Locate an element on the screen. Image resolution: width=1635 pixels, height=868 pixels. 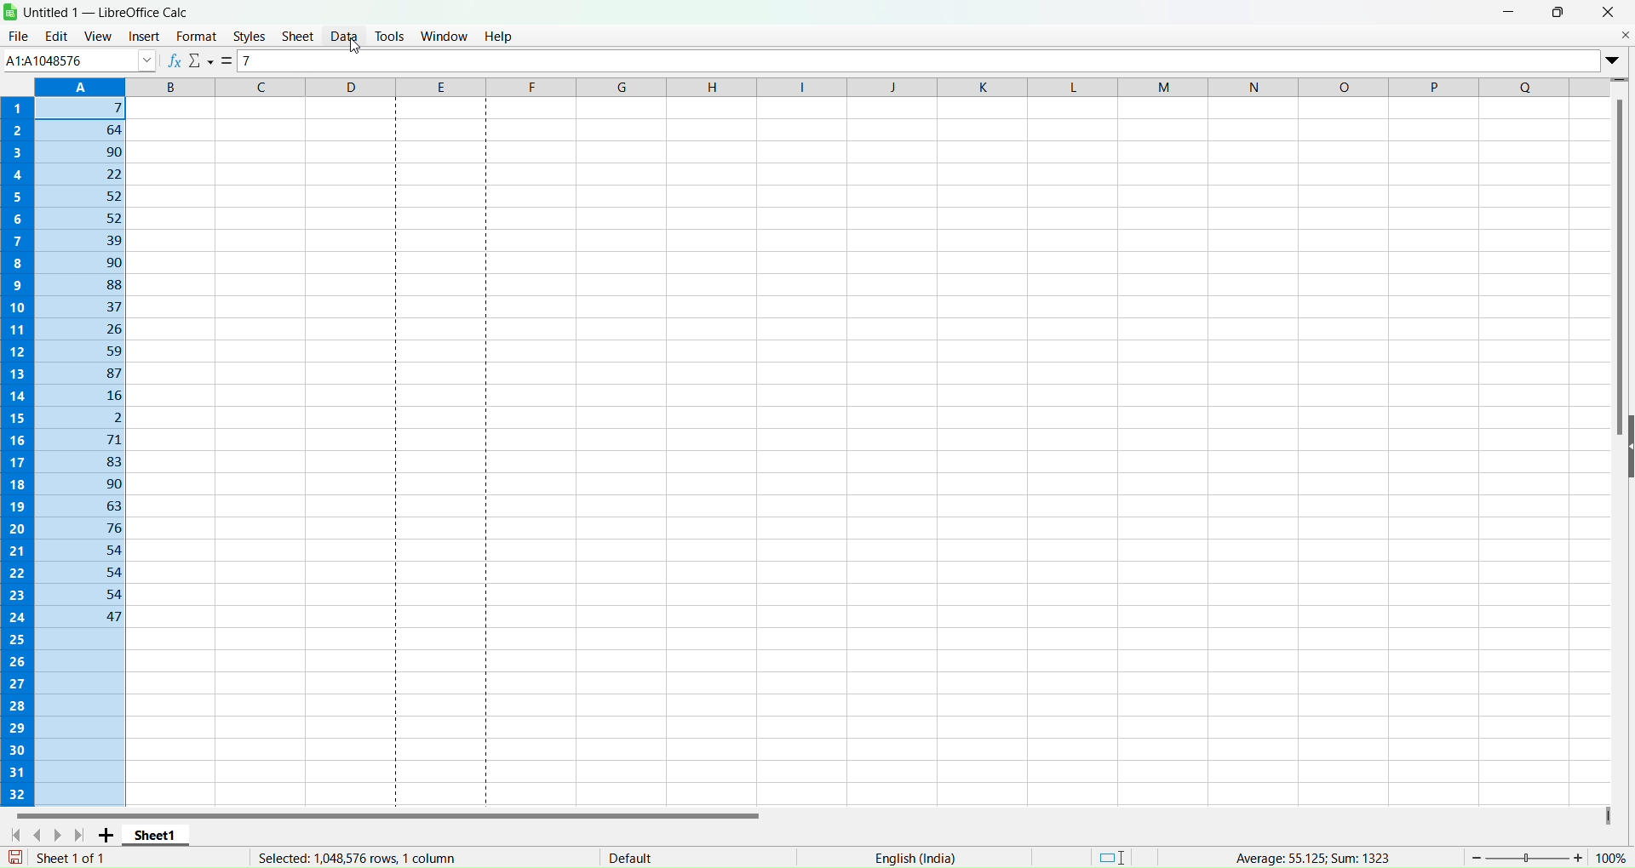
Sheet 1 is located at coordinates (158, 834).